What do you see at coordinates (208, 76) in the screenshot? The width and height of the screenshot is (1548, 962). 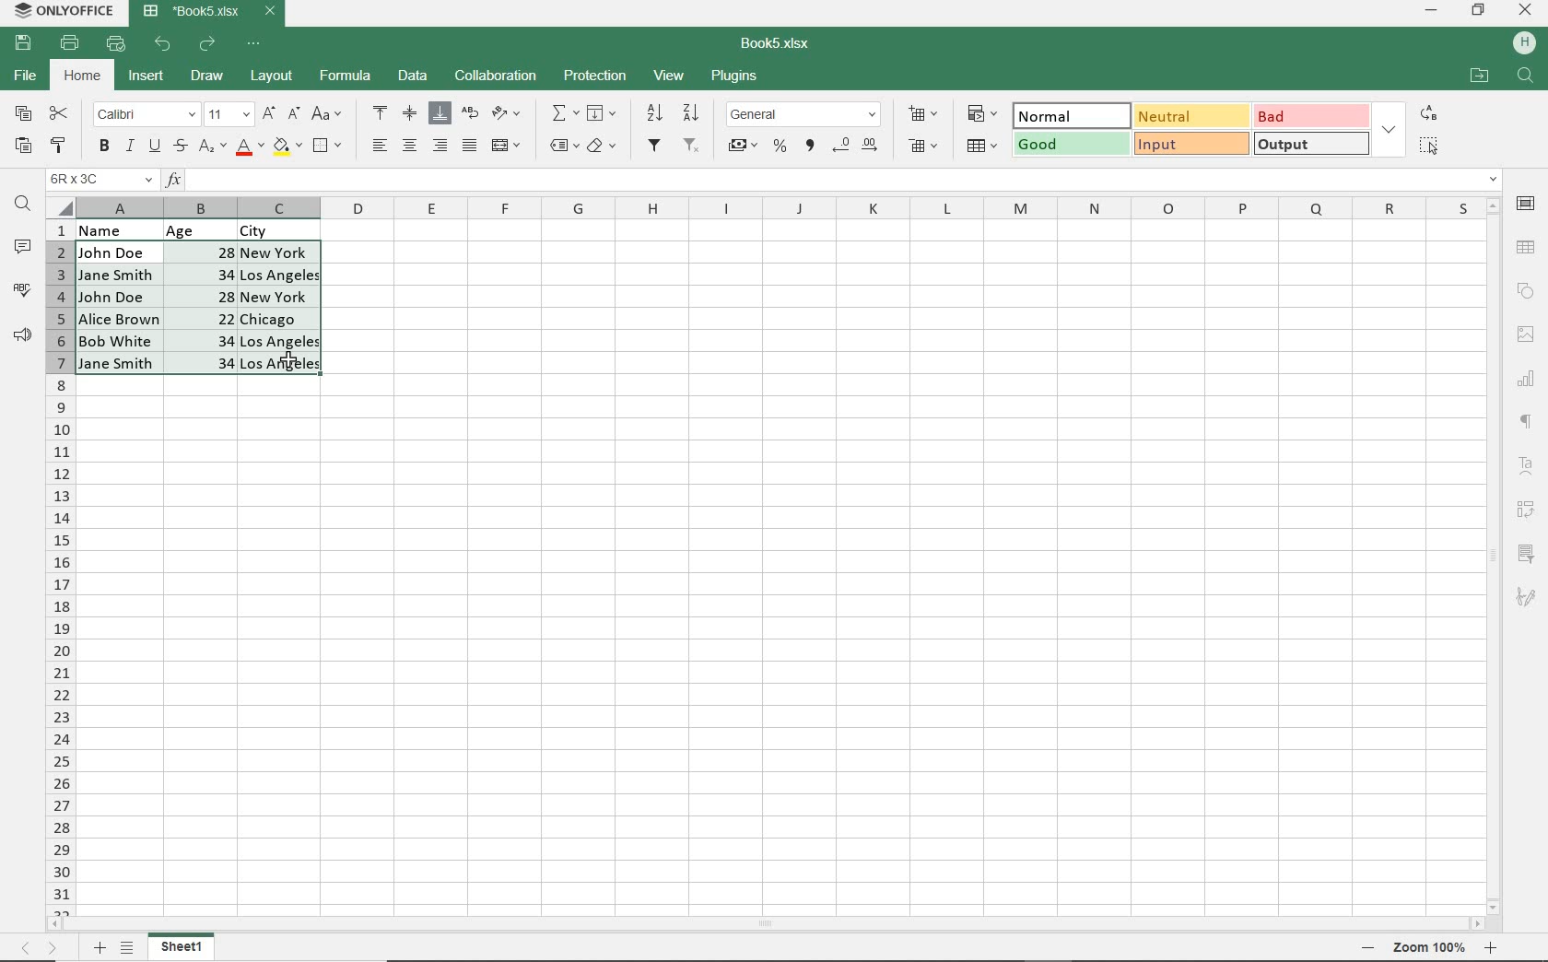 I see `DRAW` at bounding box center [208, 76].